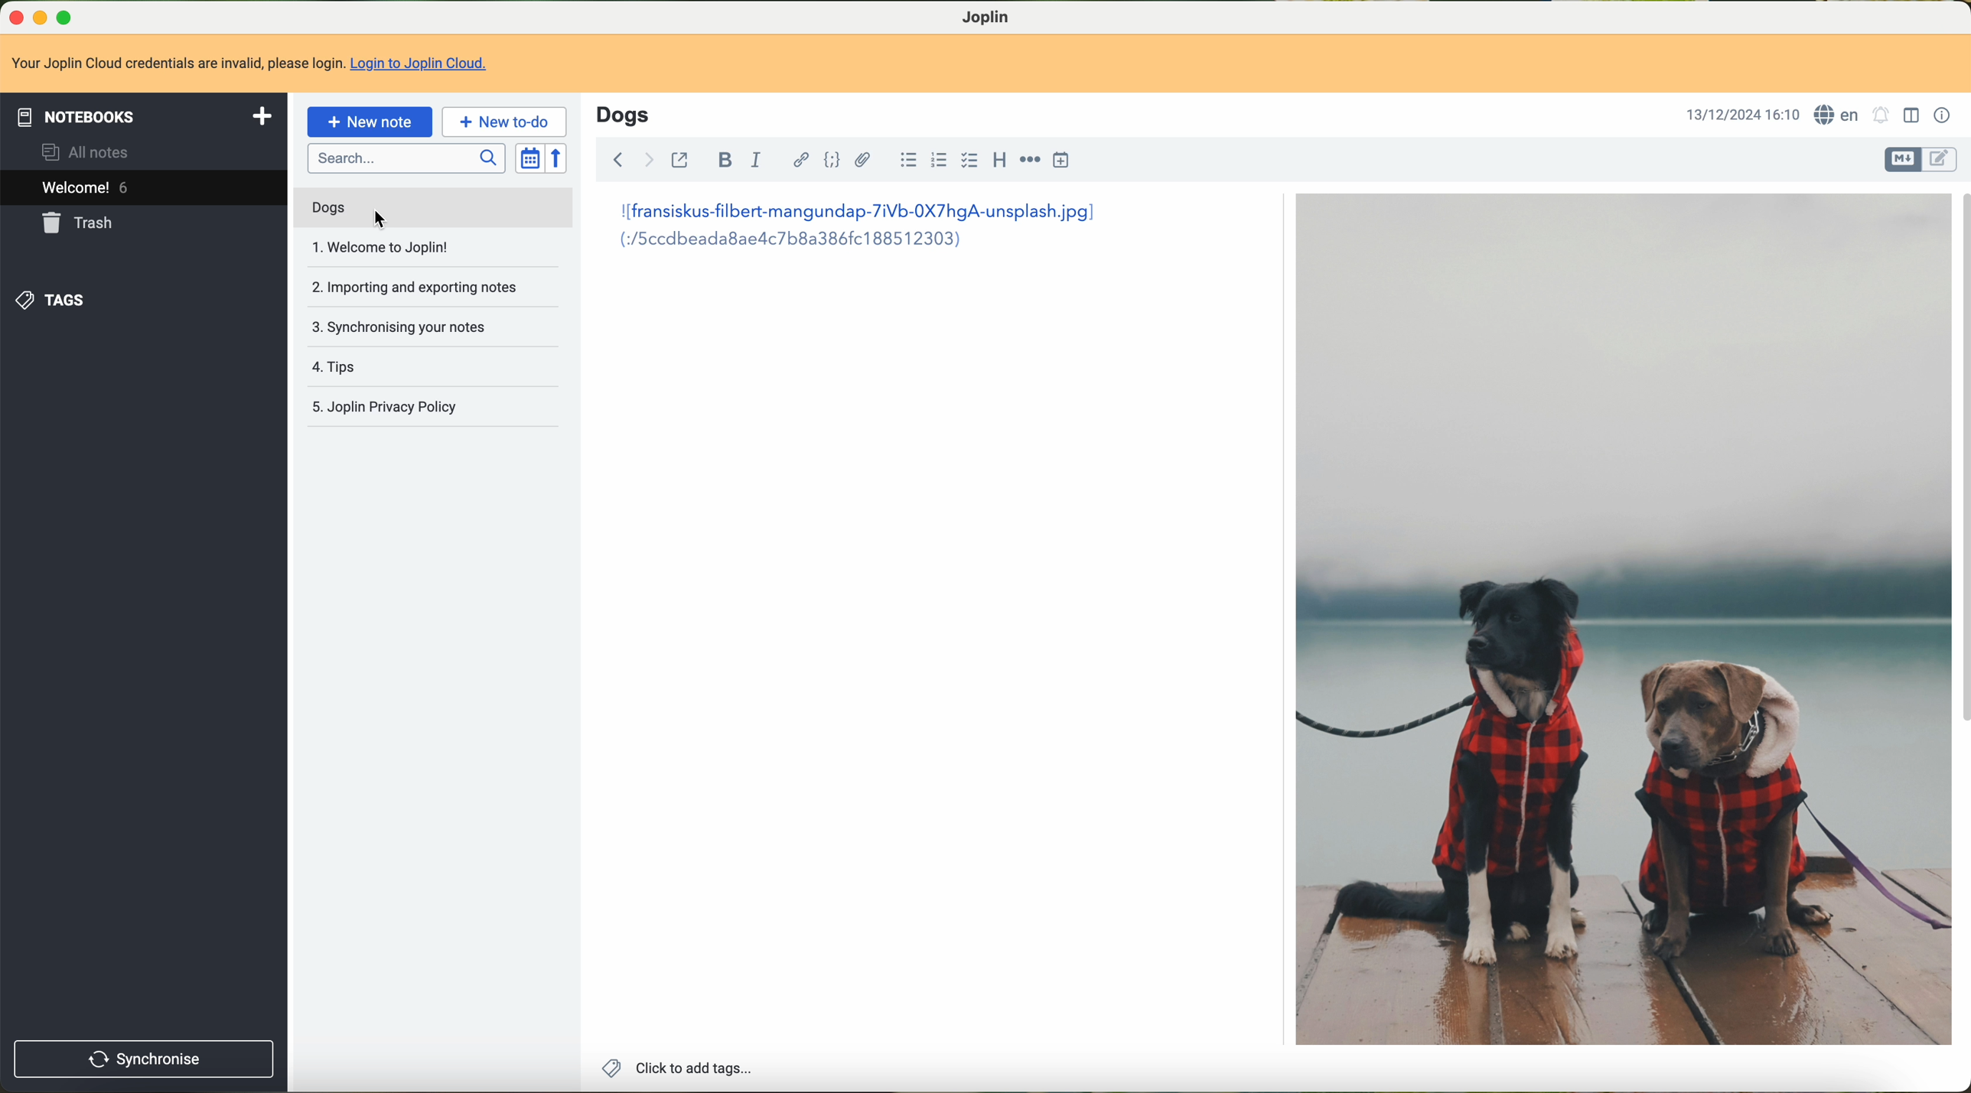 This screenshot has height=1093, width=1971. What do you see at coordinates (57, 298) in the screenshot?
I see `tags` at bounding box center [57, 298].